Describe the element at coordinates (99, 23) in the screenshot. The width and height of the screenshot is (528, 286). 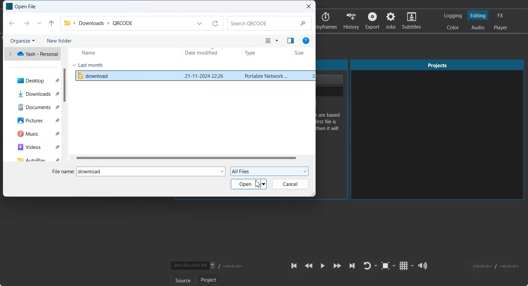
I see `File Path address` at that location.